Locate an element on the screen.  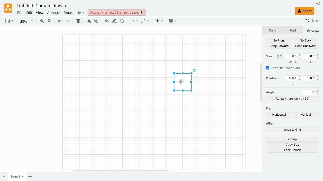
Fill line is located at coordinates (115, 21).